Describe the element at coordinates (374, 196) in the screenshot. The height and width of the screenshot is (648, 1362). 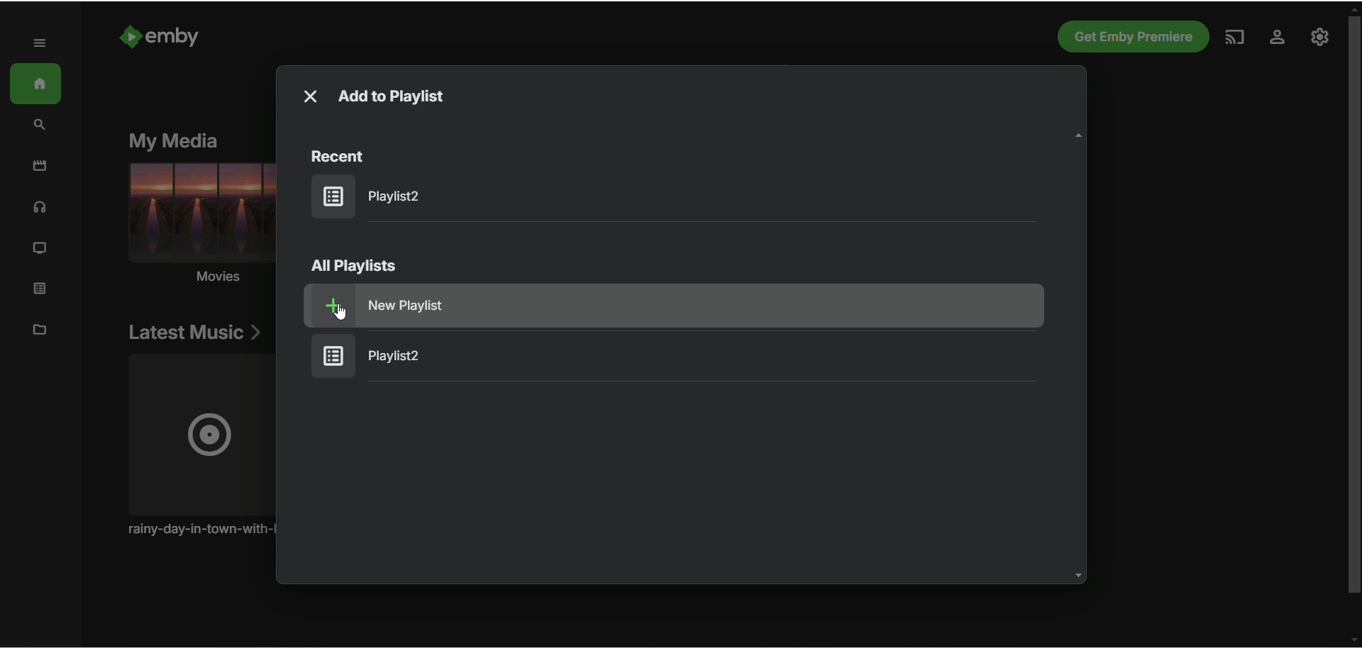
I see `playlist` at that location.